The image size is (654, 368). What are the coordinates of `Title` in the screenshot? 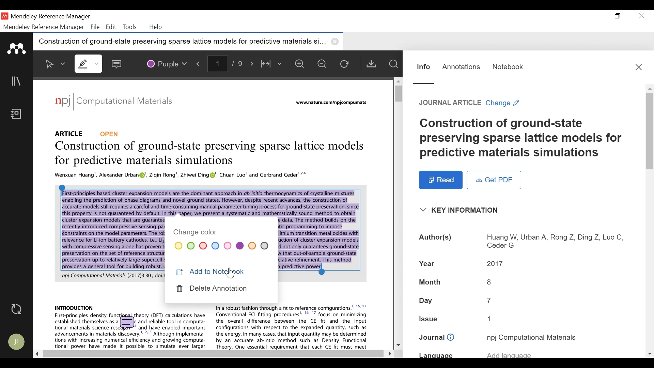 It's located at (211, 154).